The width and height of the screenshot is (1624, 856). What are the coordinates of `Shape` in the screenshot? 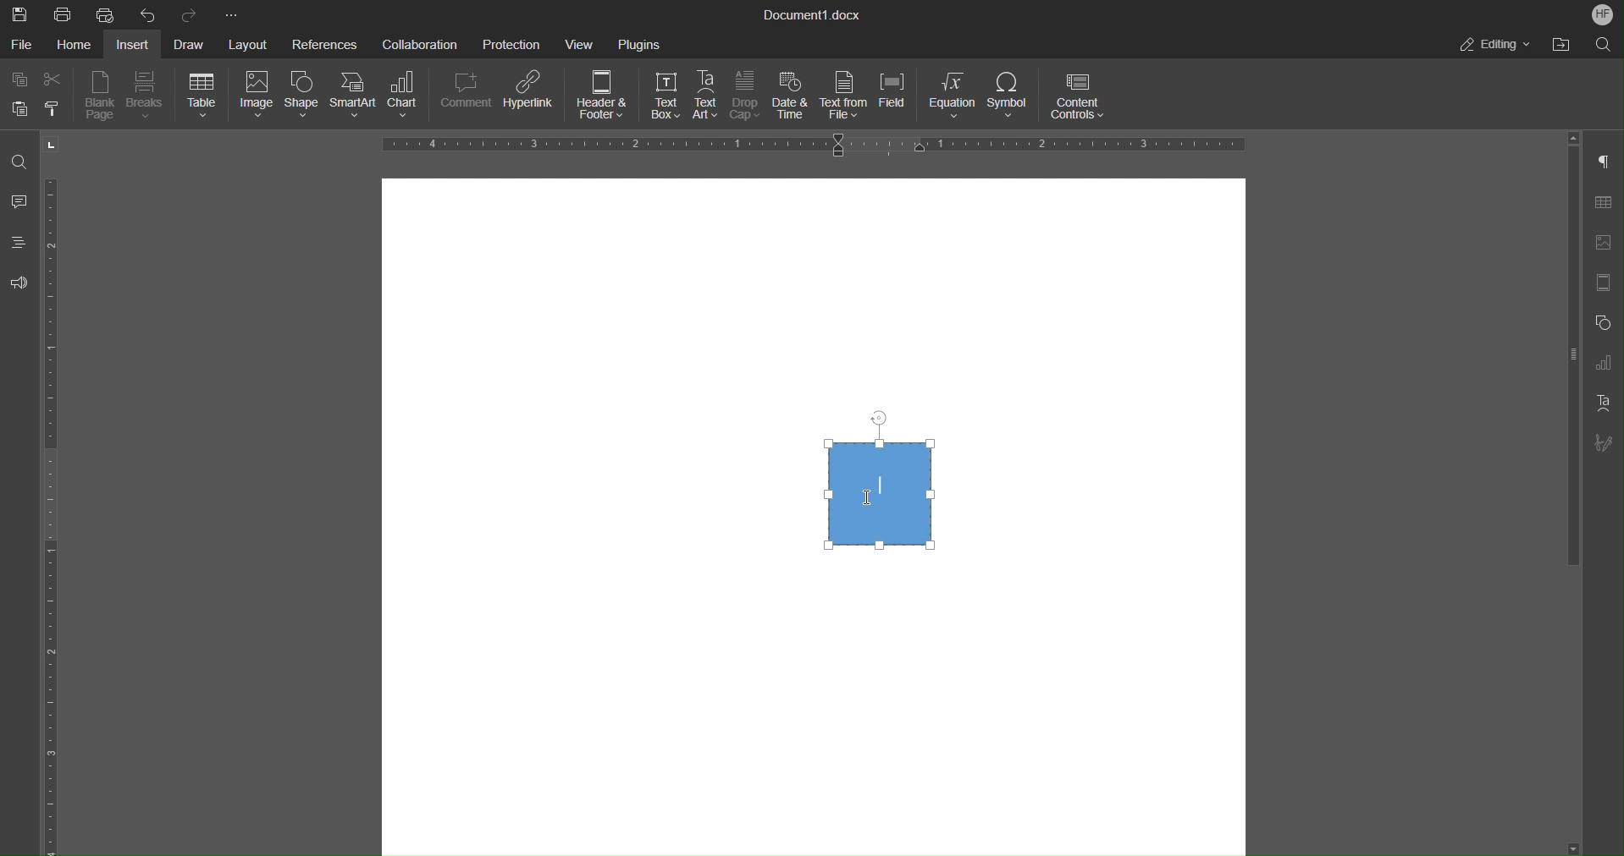 It's located at (301, 98).